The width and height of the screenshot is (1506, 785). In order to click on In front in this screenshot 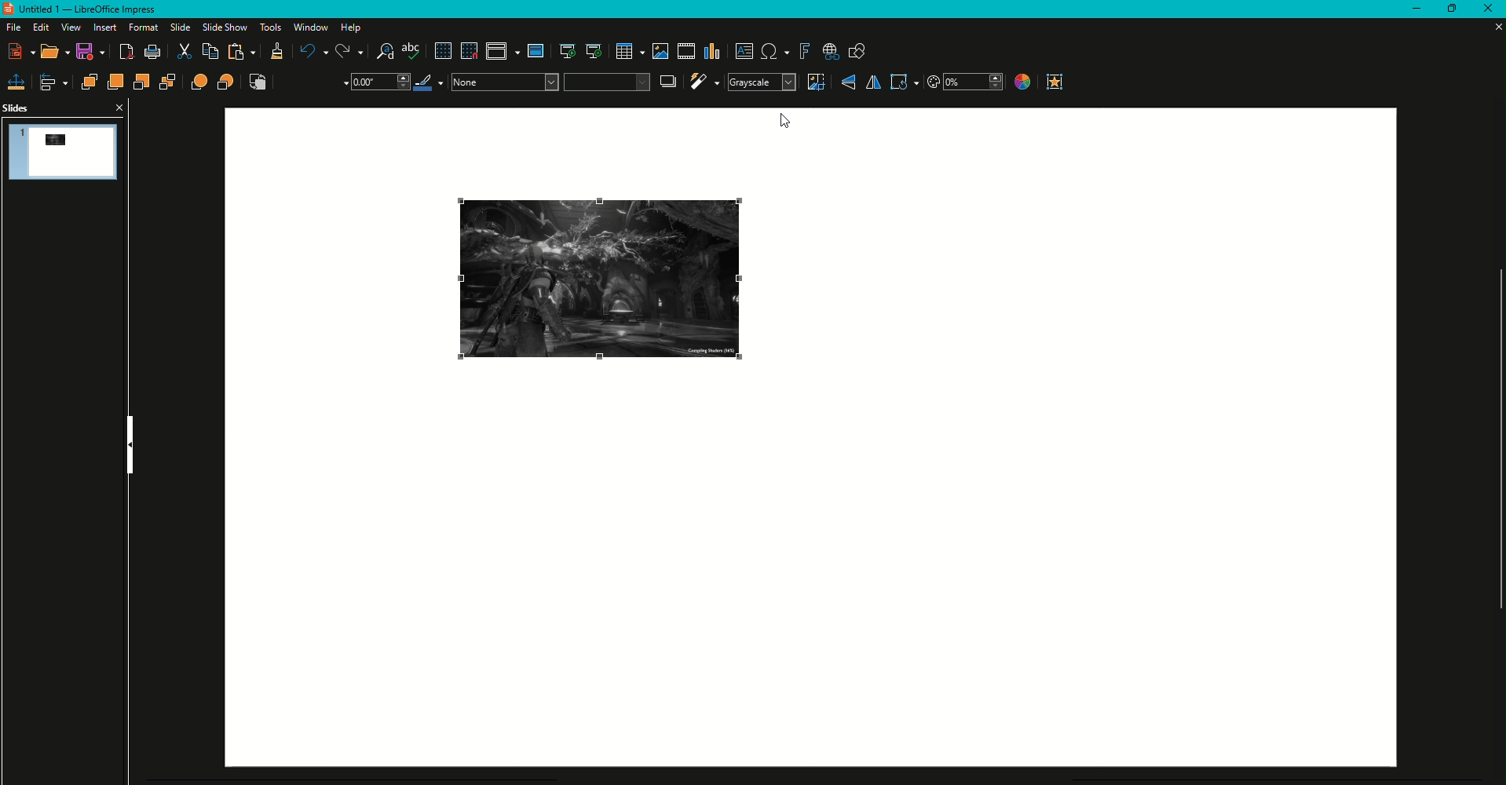, I will do `click(200, 82)`.